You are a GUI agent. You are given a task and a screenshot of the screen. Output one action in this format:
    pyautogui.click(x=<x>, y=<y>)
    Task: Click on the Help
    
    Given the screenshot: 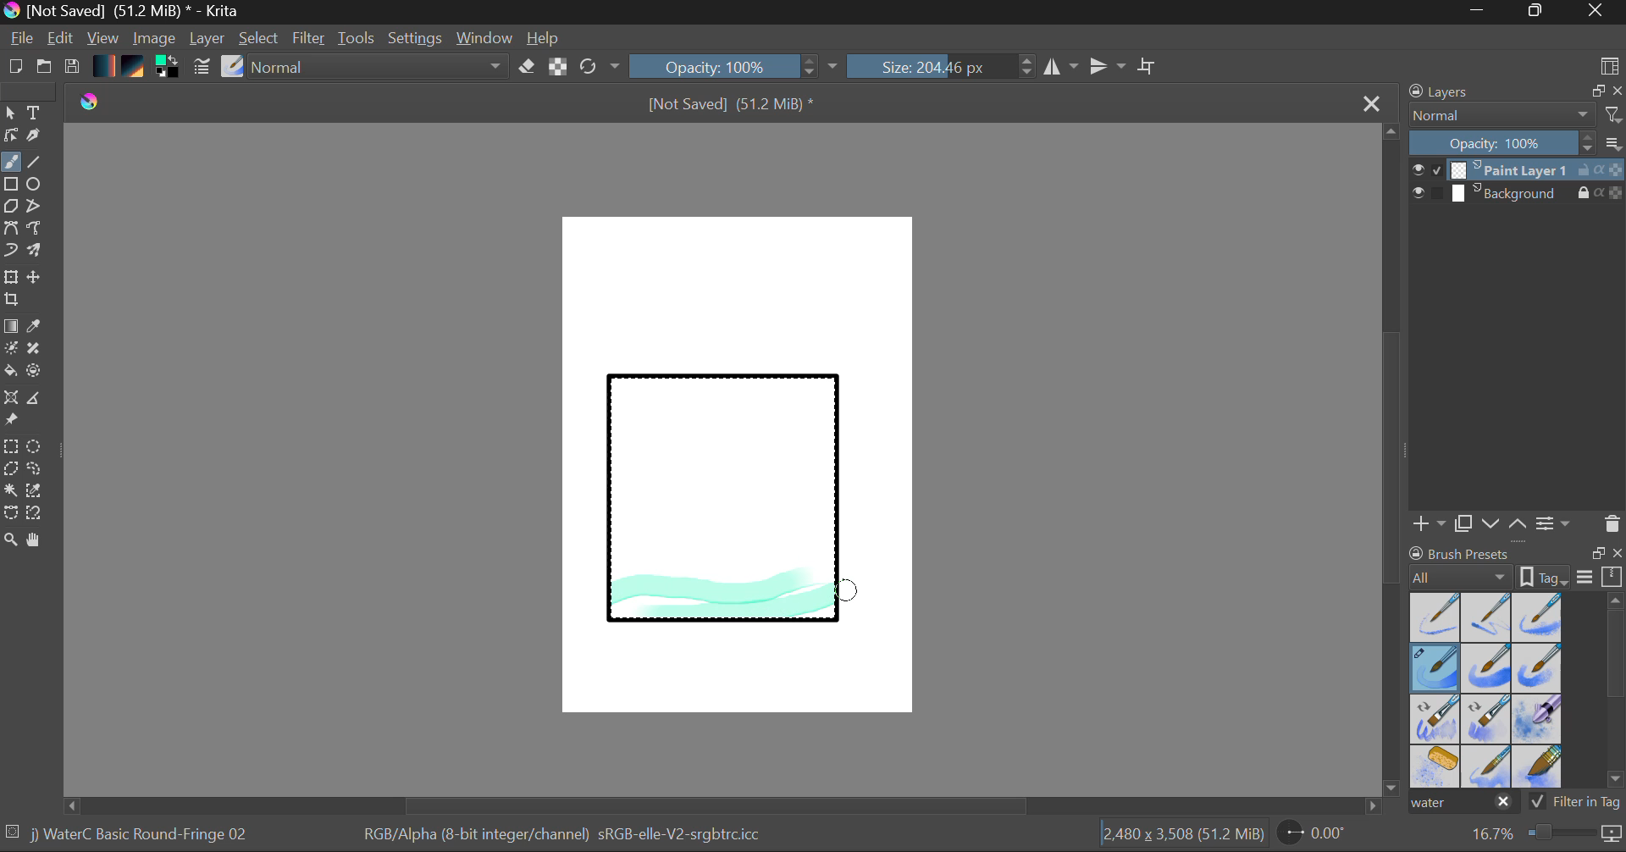 What is the action you would take?
    pyautogui.click(x=544, y=38)
    